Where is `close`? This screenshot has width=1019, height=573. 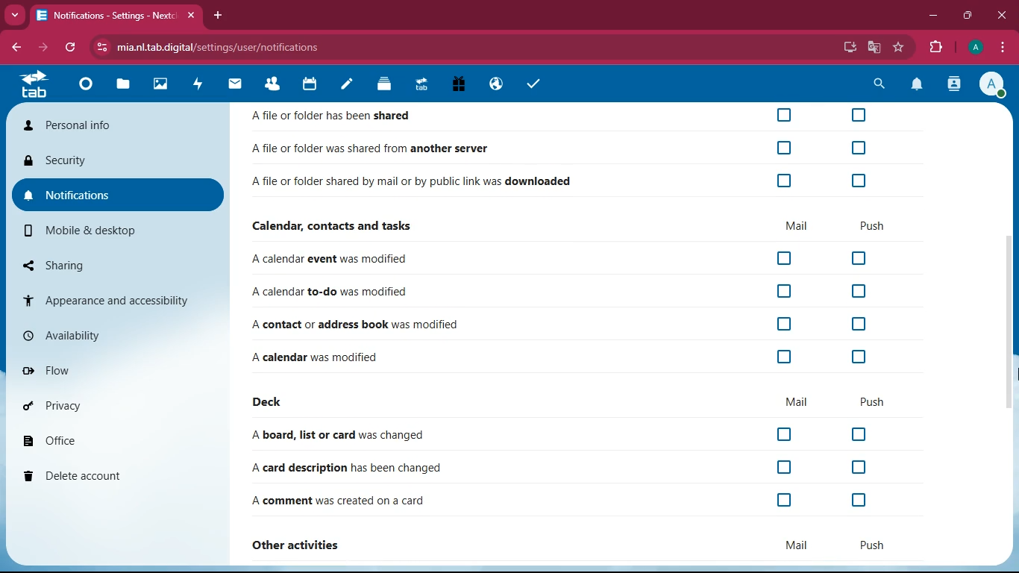 close is located at coordinates (194, 16).